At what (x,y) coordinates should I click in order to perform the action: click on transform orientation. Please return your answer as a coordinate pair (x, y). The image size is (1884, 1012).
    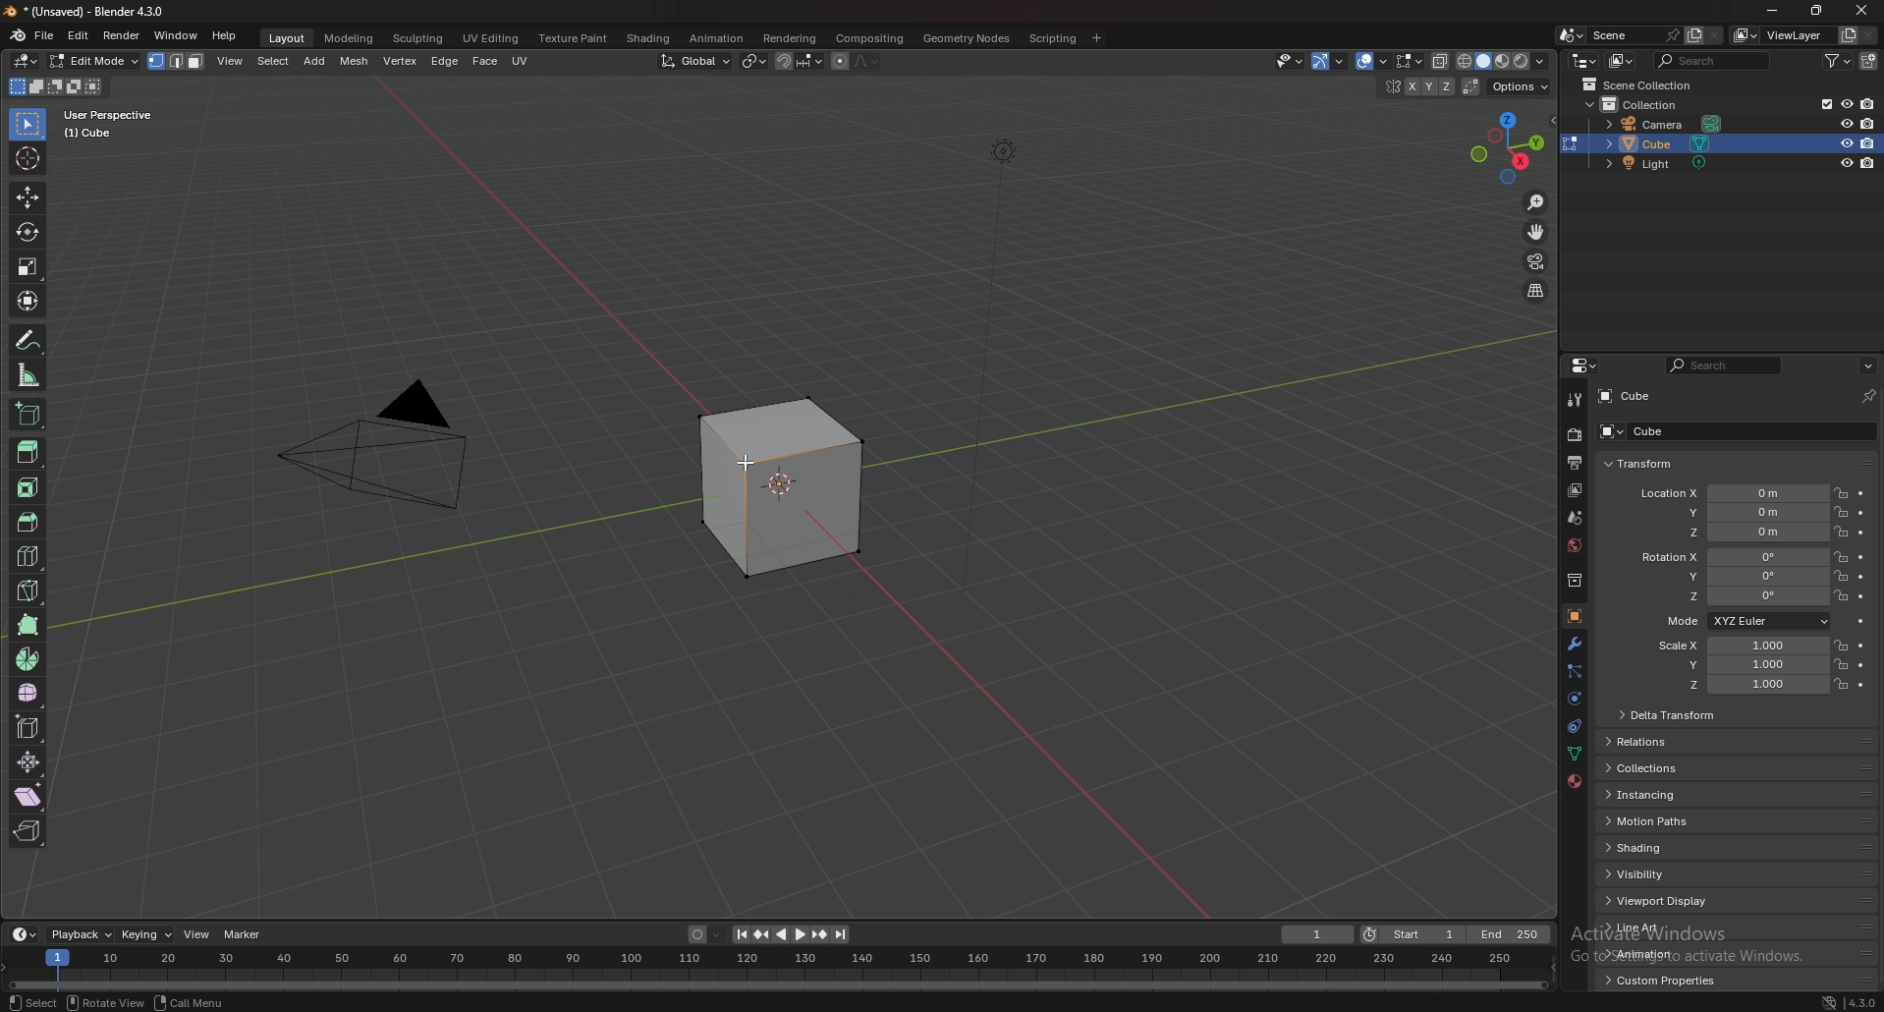
    Looking at the image, I should click on (694, 62).